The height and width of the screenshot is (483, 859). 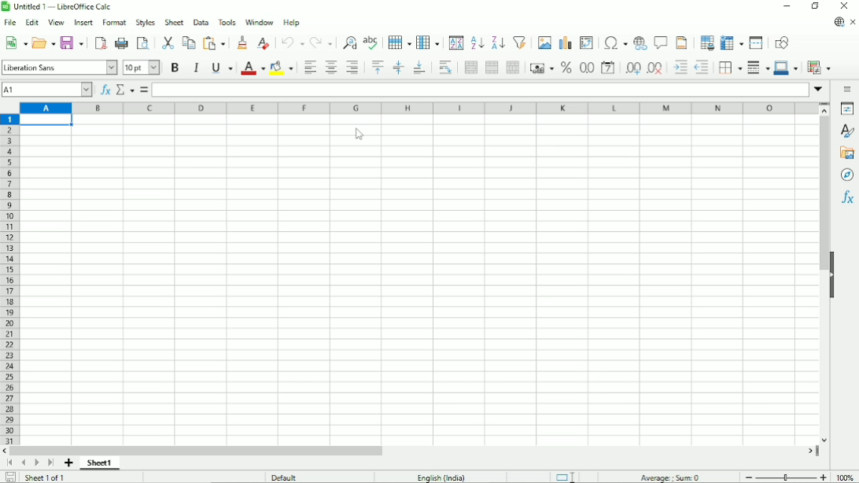 What do you see at coordinates (167, 42) in the screenshot?
I see `Cut` at bounding box center [167, 42].